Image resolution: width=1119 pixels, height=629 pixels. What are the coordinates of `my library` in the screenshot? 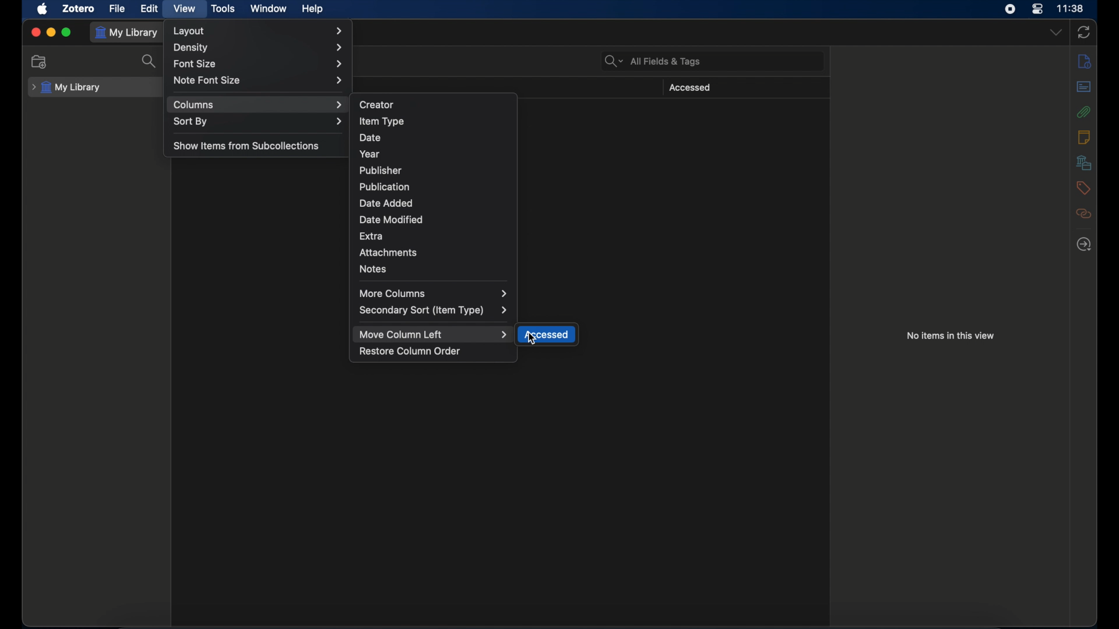 It's located at (66, 87).